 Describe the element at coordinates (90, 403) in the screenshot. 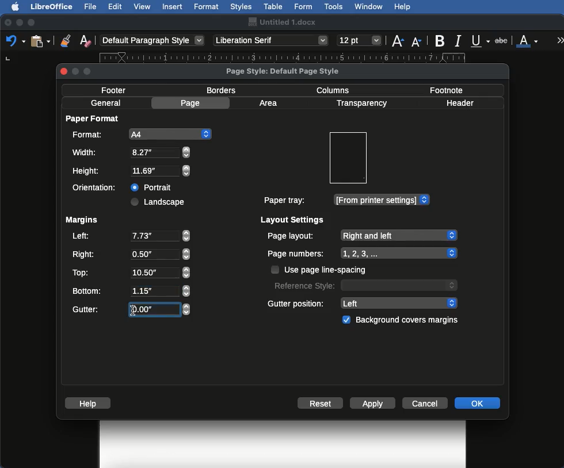

I see `Help` at that location.